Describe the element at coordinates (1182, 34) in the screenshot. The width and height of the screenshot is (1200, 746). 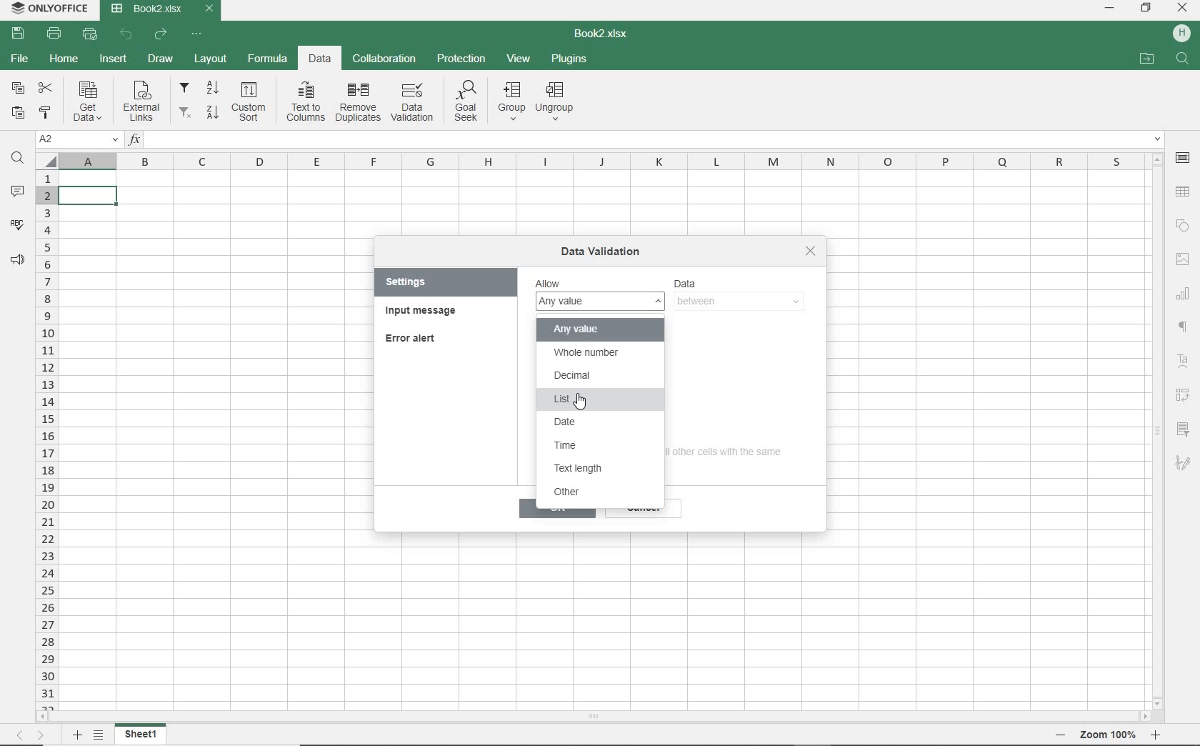
I see `HP` at that location.